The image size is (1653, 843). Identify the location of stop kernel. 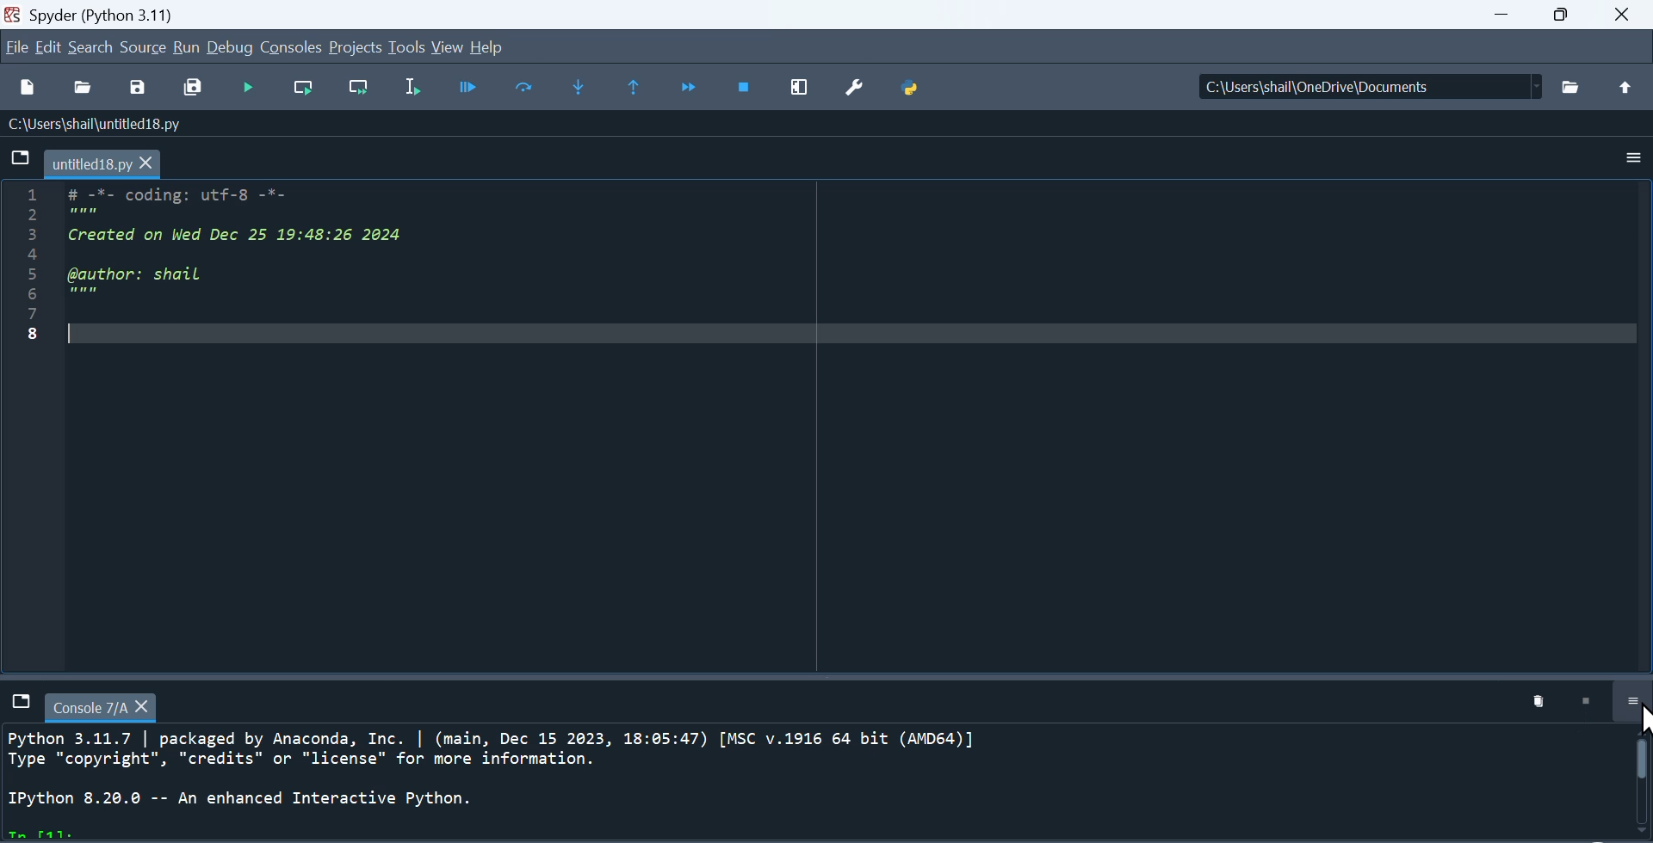
(1590, 704).